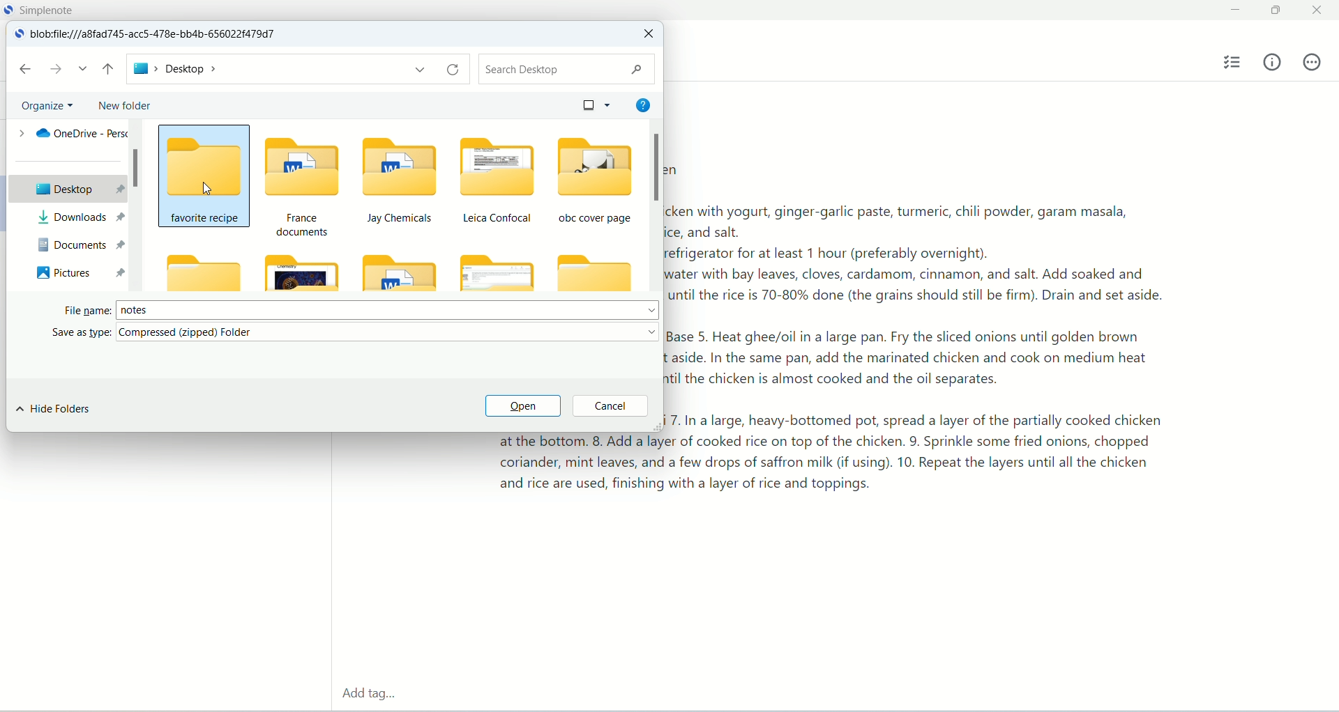  What do you see at coordinates (1278, 11) in the screenshot?
I see `maximize` at bounding box center [1278, 11].